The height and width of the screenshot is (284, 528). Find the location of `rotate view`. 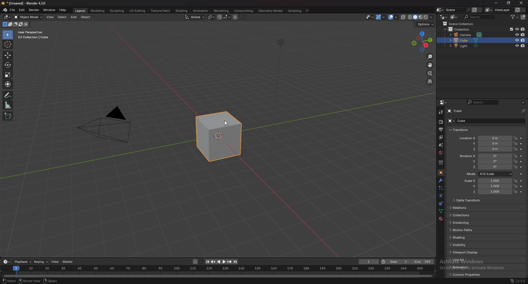

rotate view is located at coordinates (29, 281).